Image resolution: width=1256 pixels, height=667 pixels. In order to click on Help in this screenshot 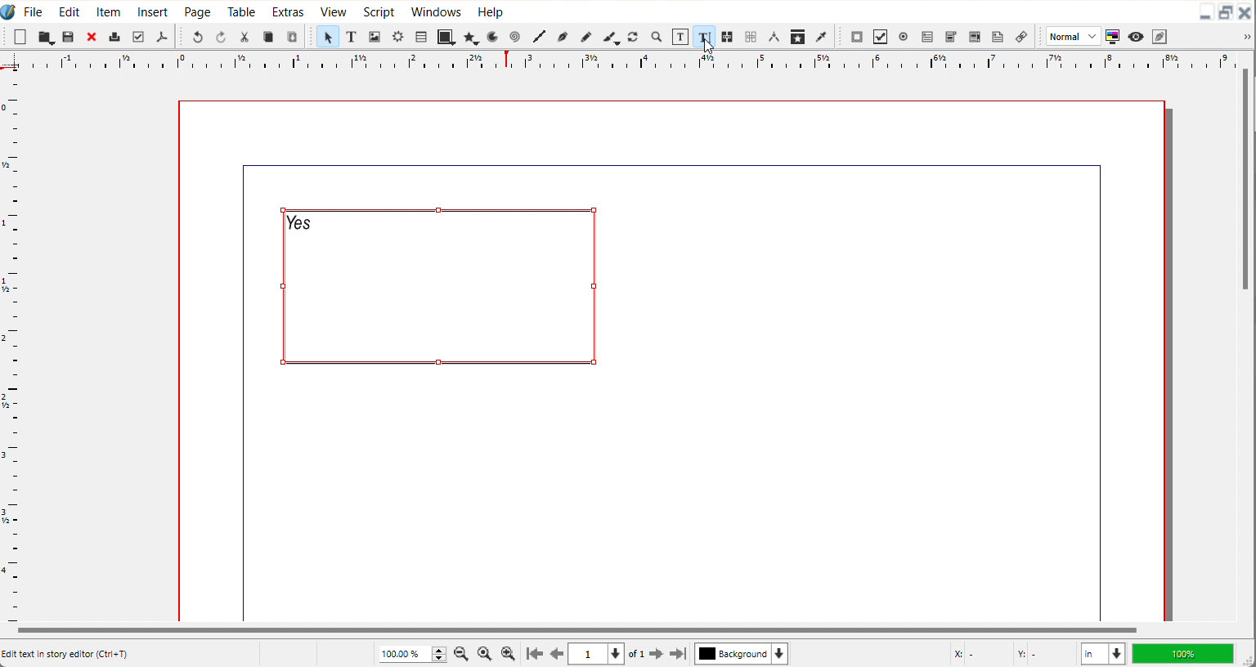, I will do `click(490, 11)`.